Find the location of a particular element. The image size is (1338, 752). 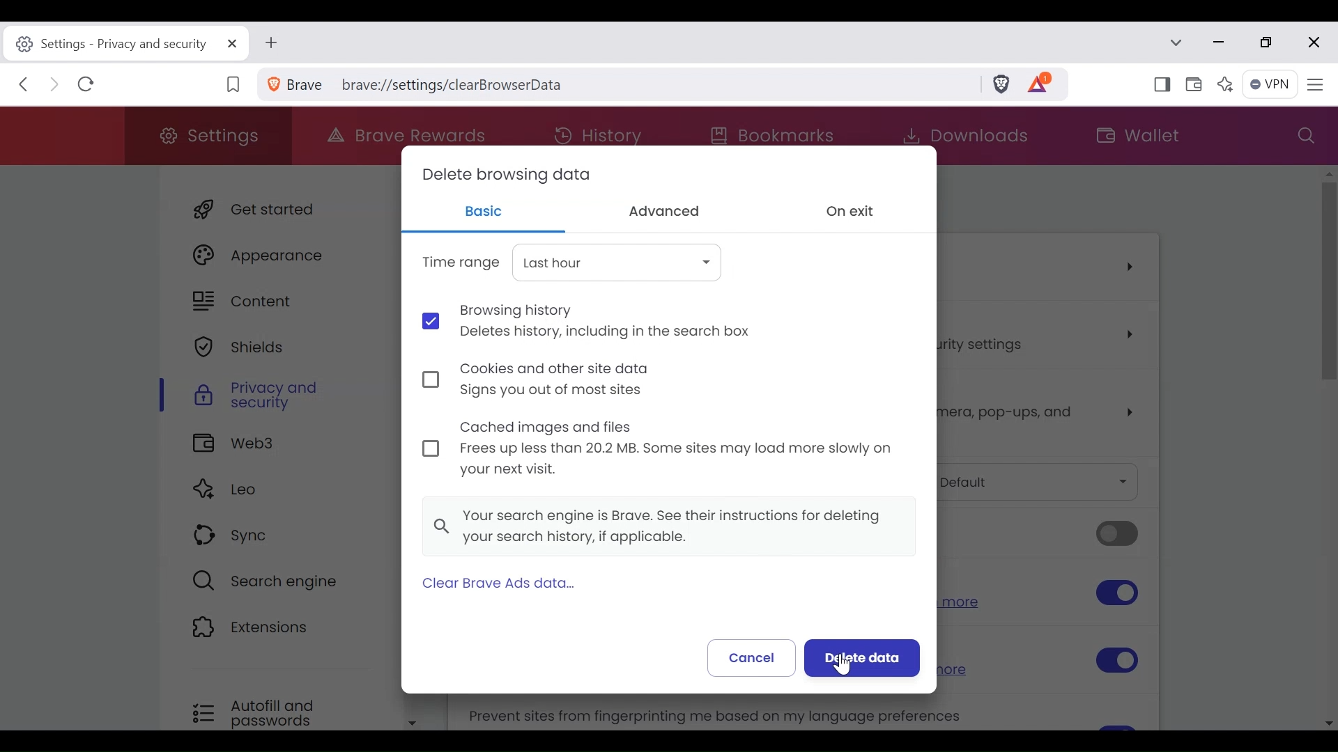

Cookies and other site data
Signs you out of most sites is located at coordinates (537, 379).